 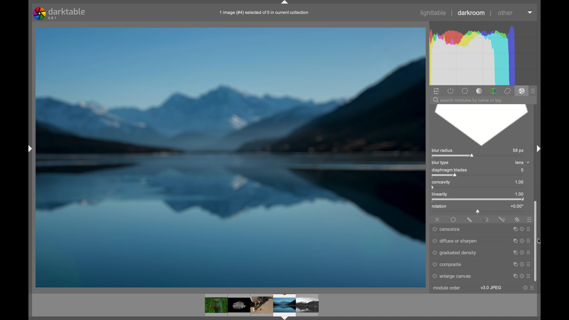 I want to click on 1 image (#4) selected of § in current collection, so click(x=263, y=12).